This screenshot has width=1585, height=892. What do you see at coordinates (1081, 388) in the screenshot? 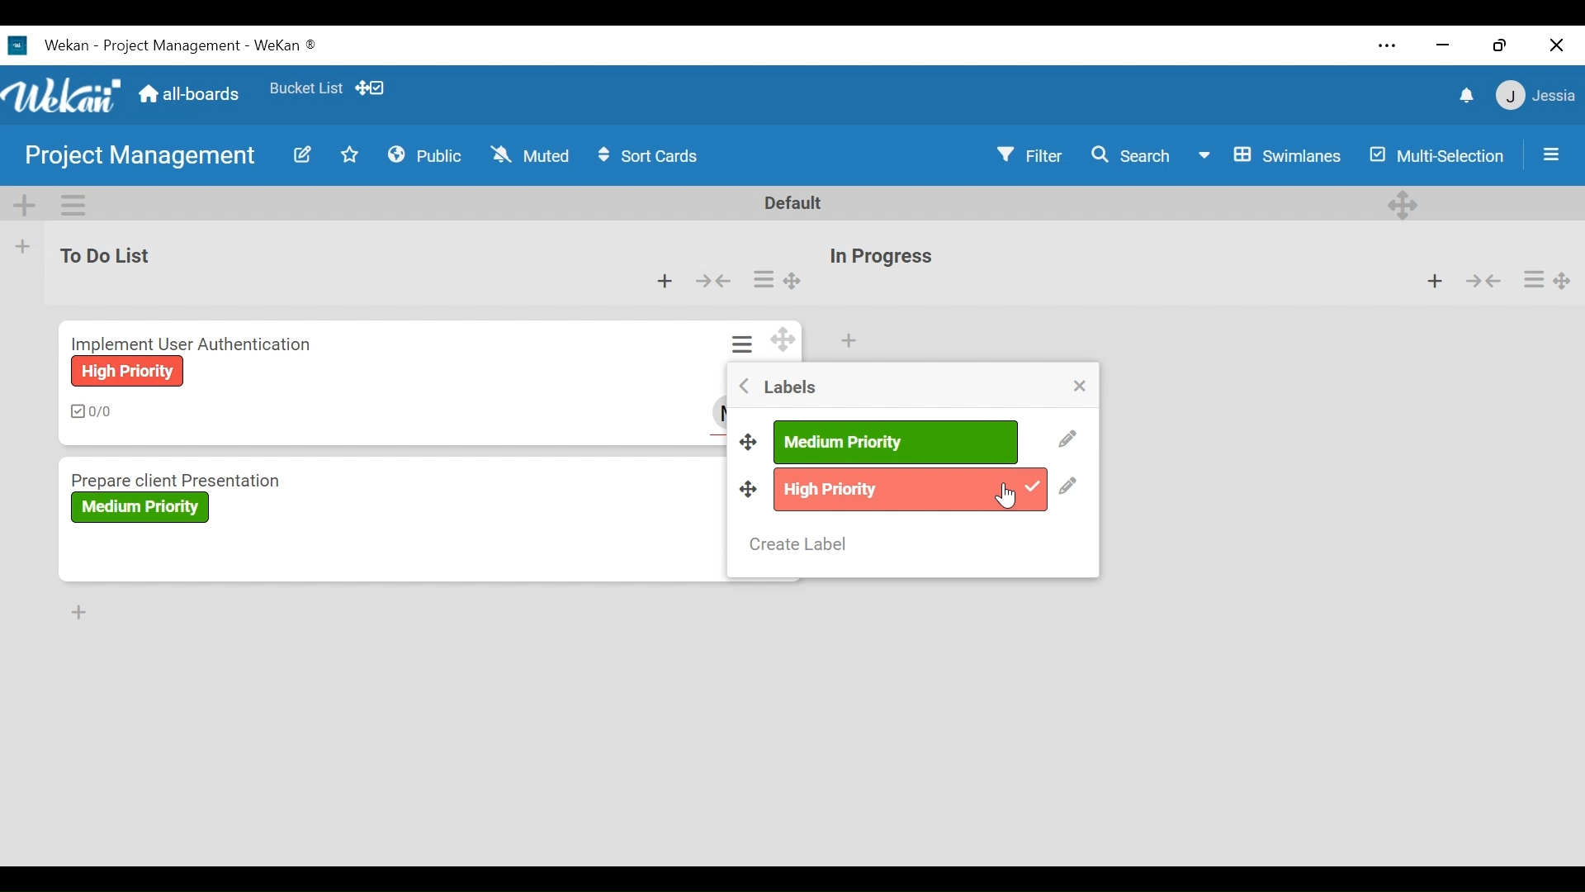
I see `close` at bounding box center [1081, 388].